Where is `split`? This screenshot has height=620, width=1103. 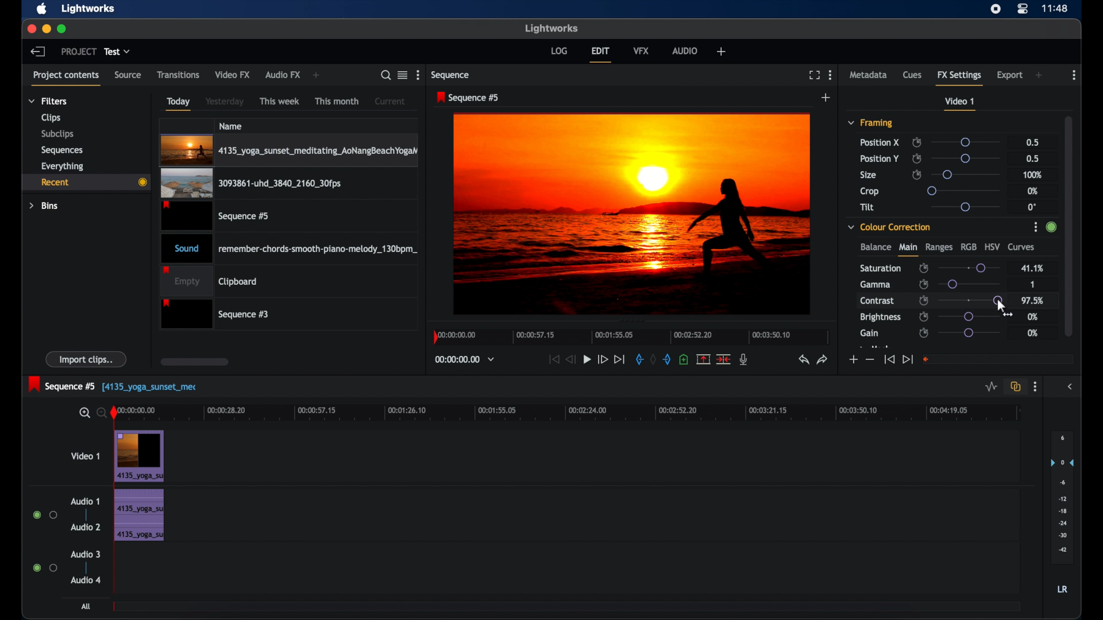
split is located at coordinates (703, 359).